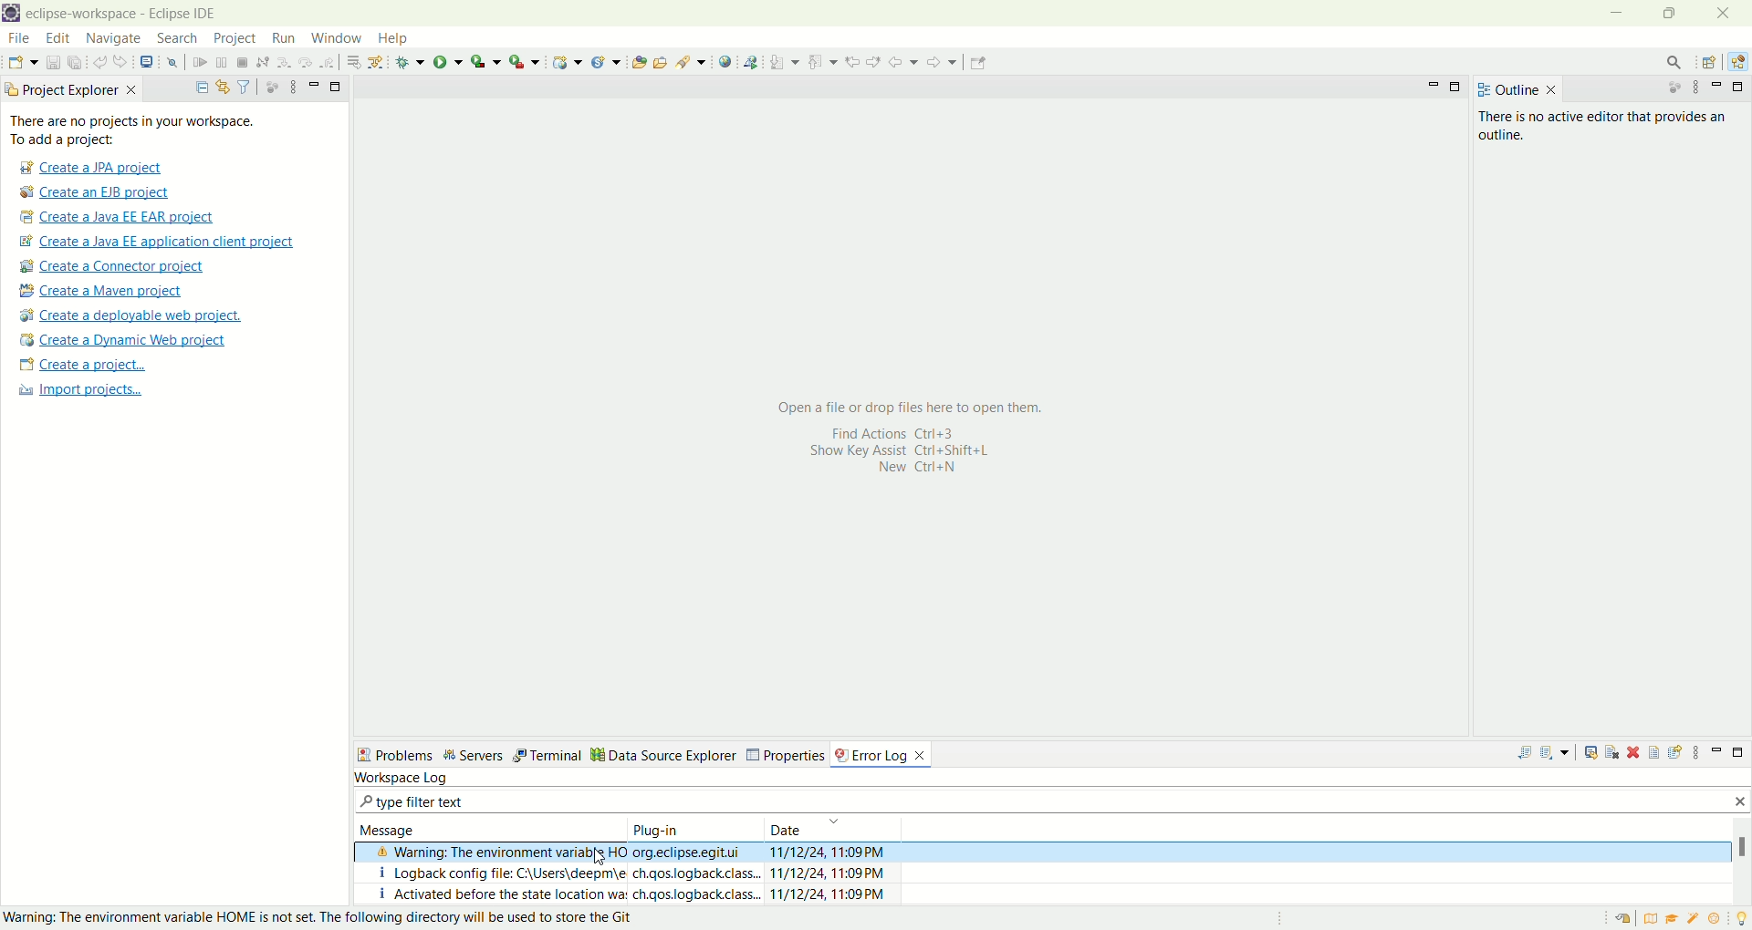  What do you see at coordinates (1737, 58) in the screenshot?
I see `java EE` at bounding box center [1737, 58].